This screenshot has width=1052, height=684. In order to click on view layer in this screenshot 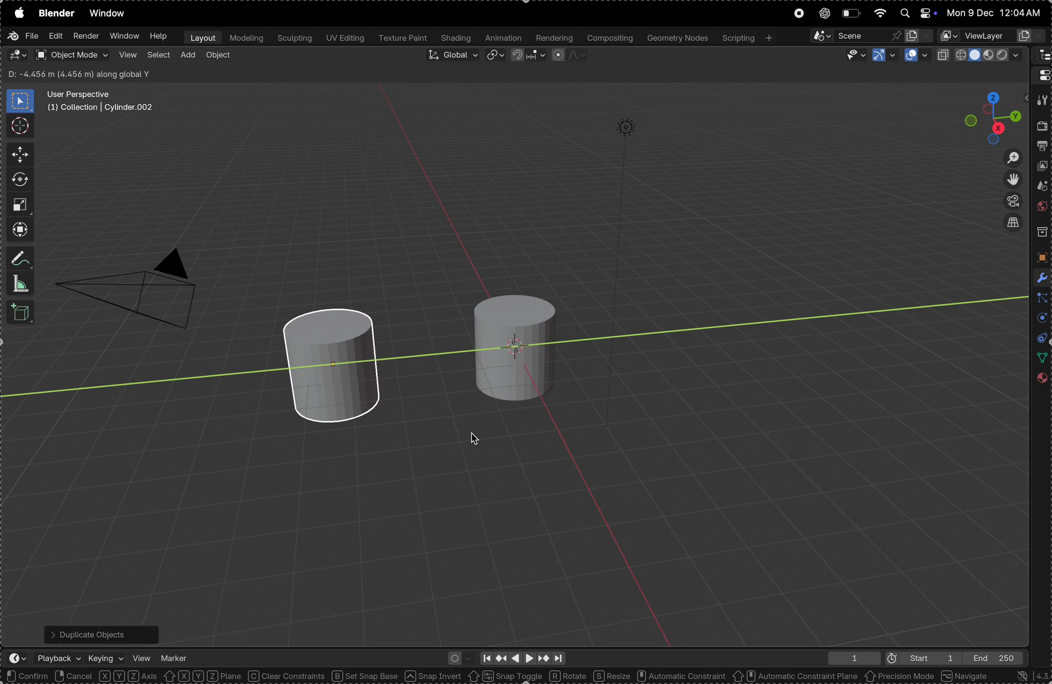, I will do `click(1043, 168)`.